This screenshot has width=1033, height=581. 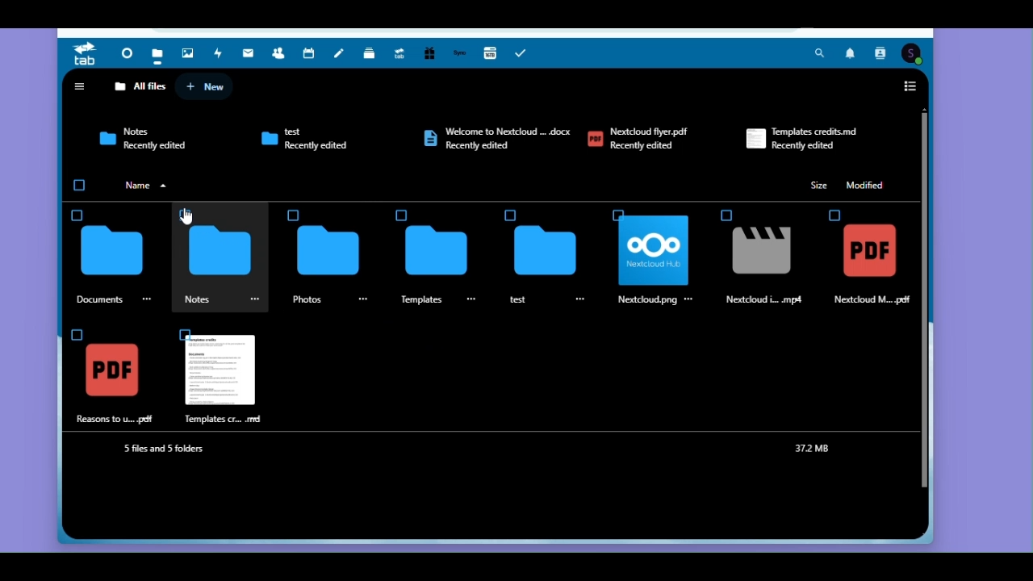 I want to click on Nextdoud M... pdf, so click(x=876, y=300).